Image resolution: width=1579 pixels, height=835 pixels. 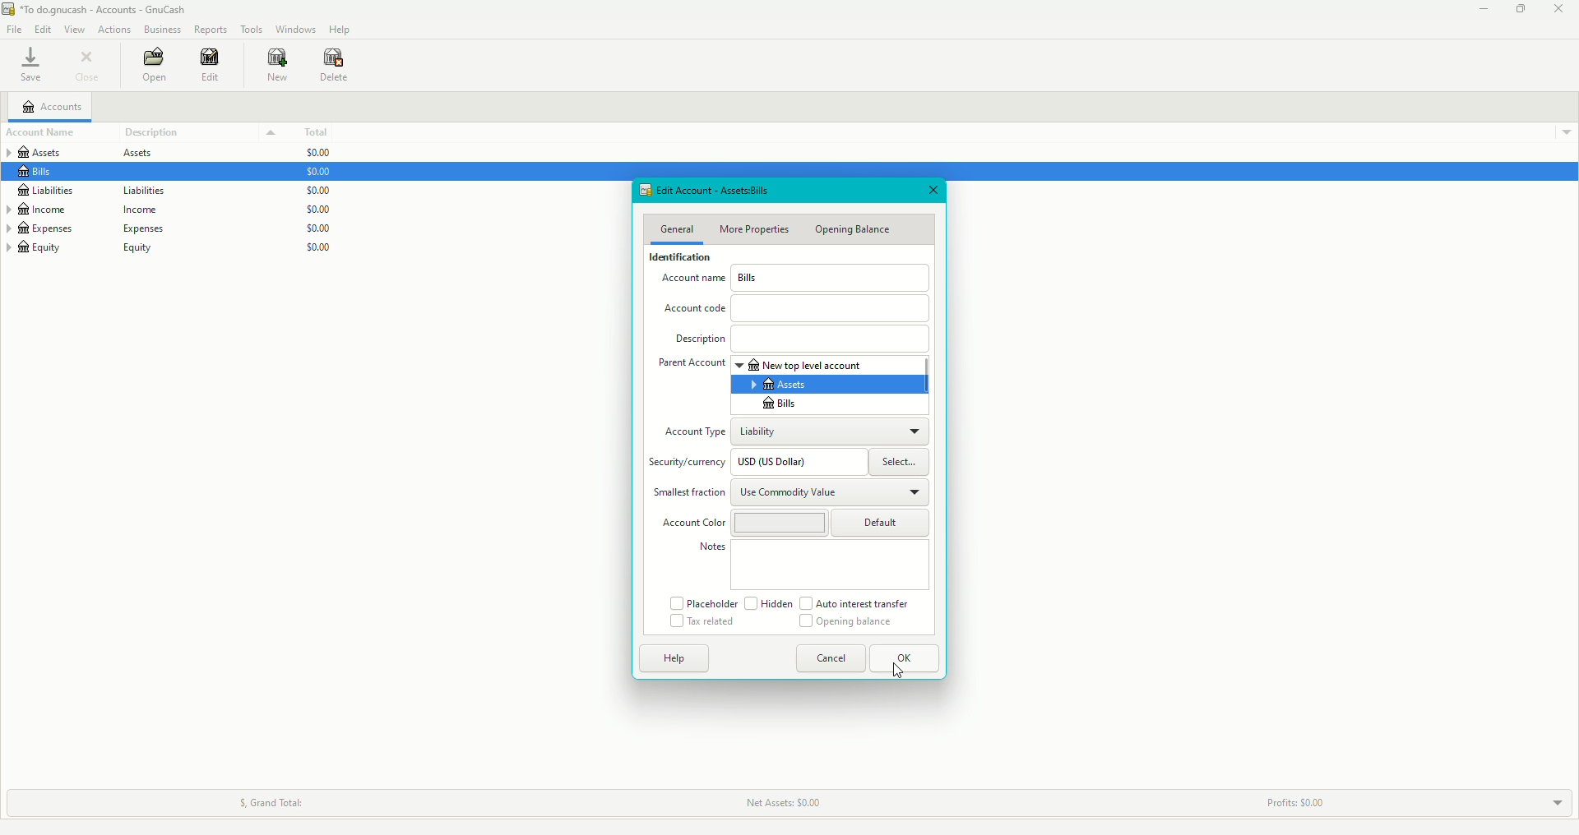 I want to click on Income, so click(x=94, y=209).